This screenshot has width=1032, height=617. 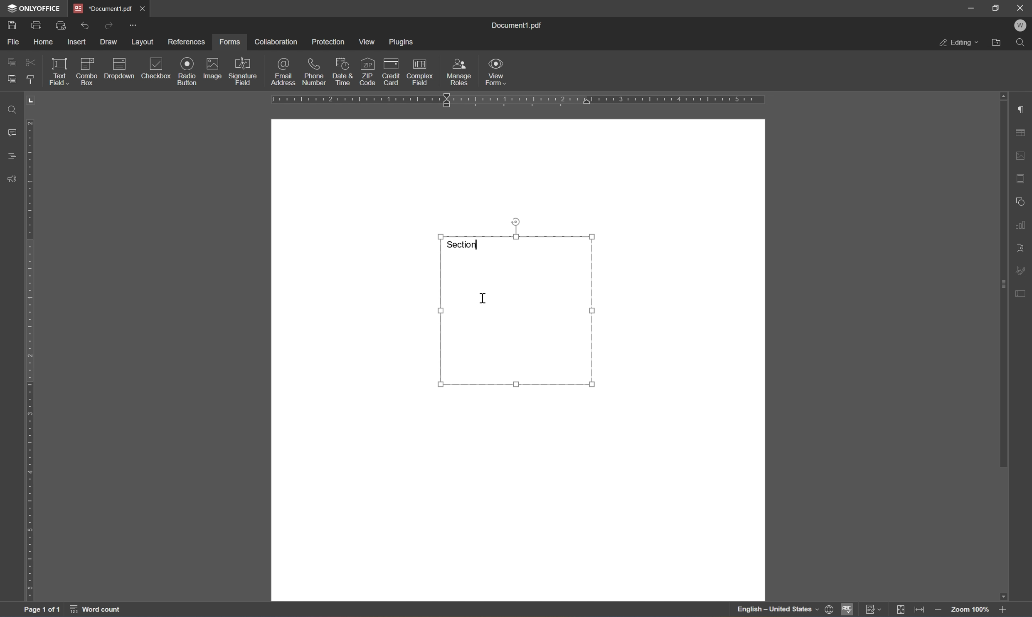 What do you see at coordinates (57, 71) in the screenshot?
I see `text field` at bounding box center [57, 71].